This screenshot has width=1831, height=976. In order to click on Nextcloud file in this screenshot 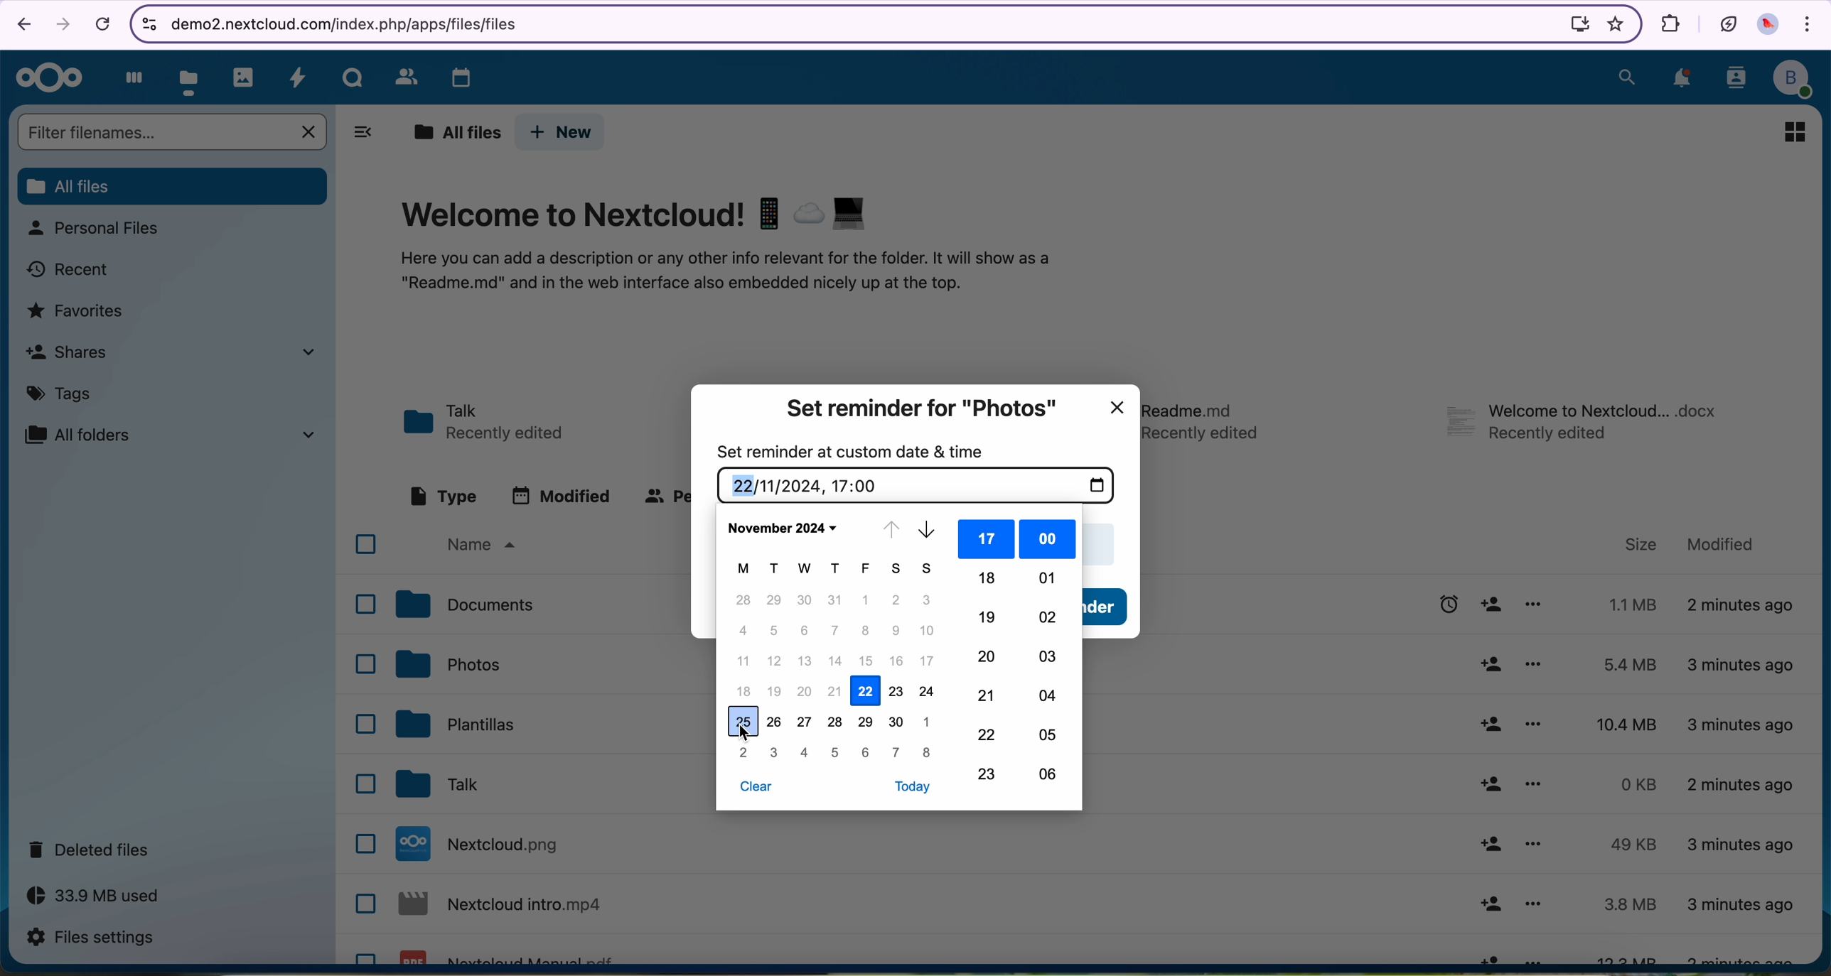, I will do `click(486, 844)`.